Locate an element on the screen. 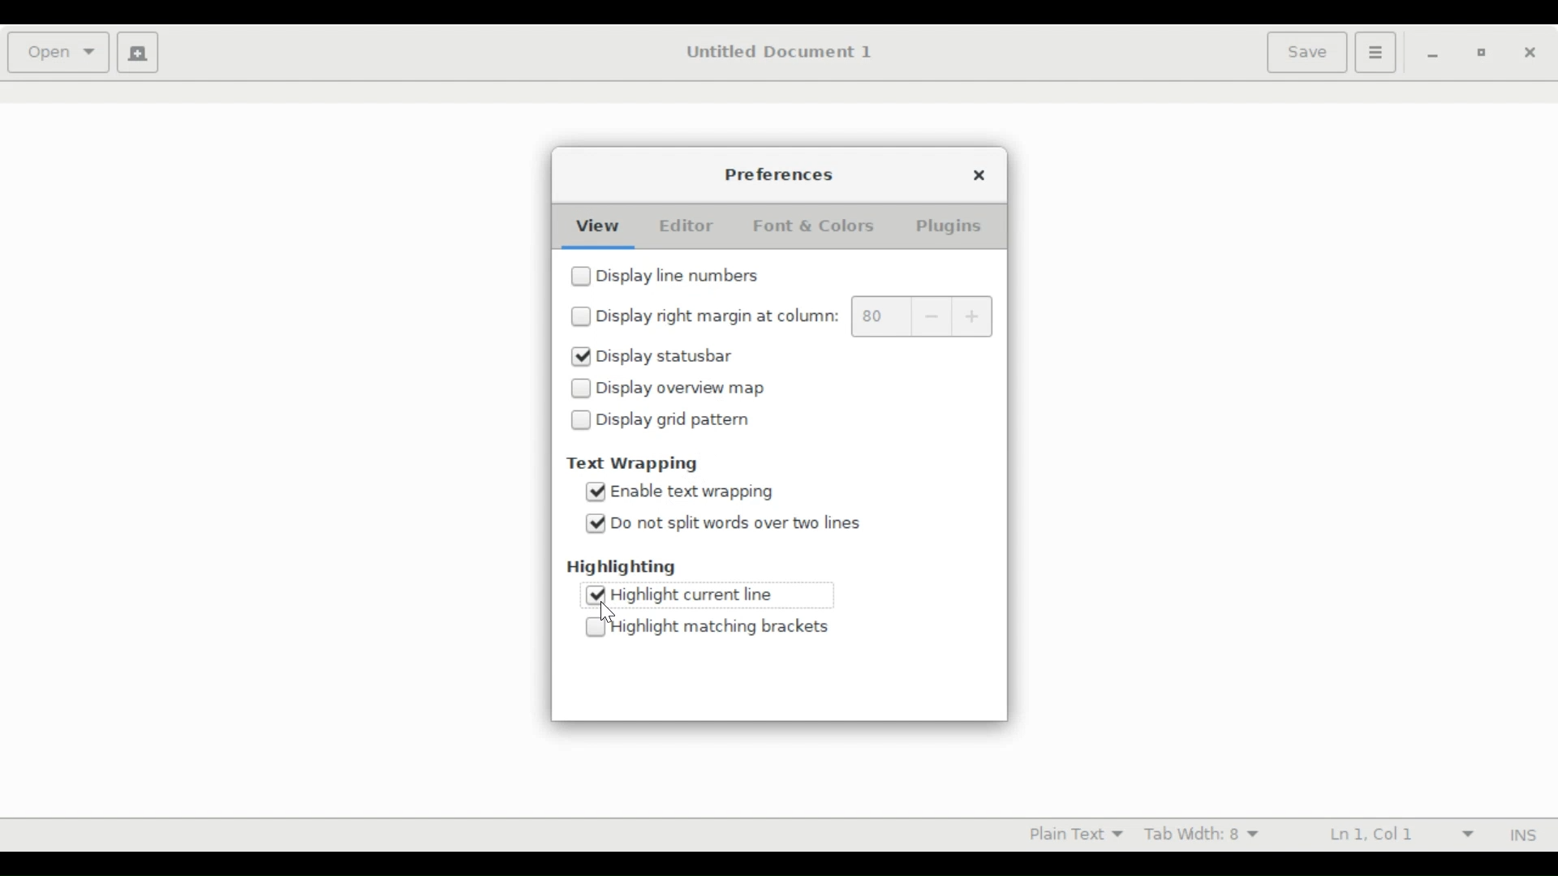 The width and height of the screenshot is (1558, 876). margin value is located at coordinates (882, 316).